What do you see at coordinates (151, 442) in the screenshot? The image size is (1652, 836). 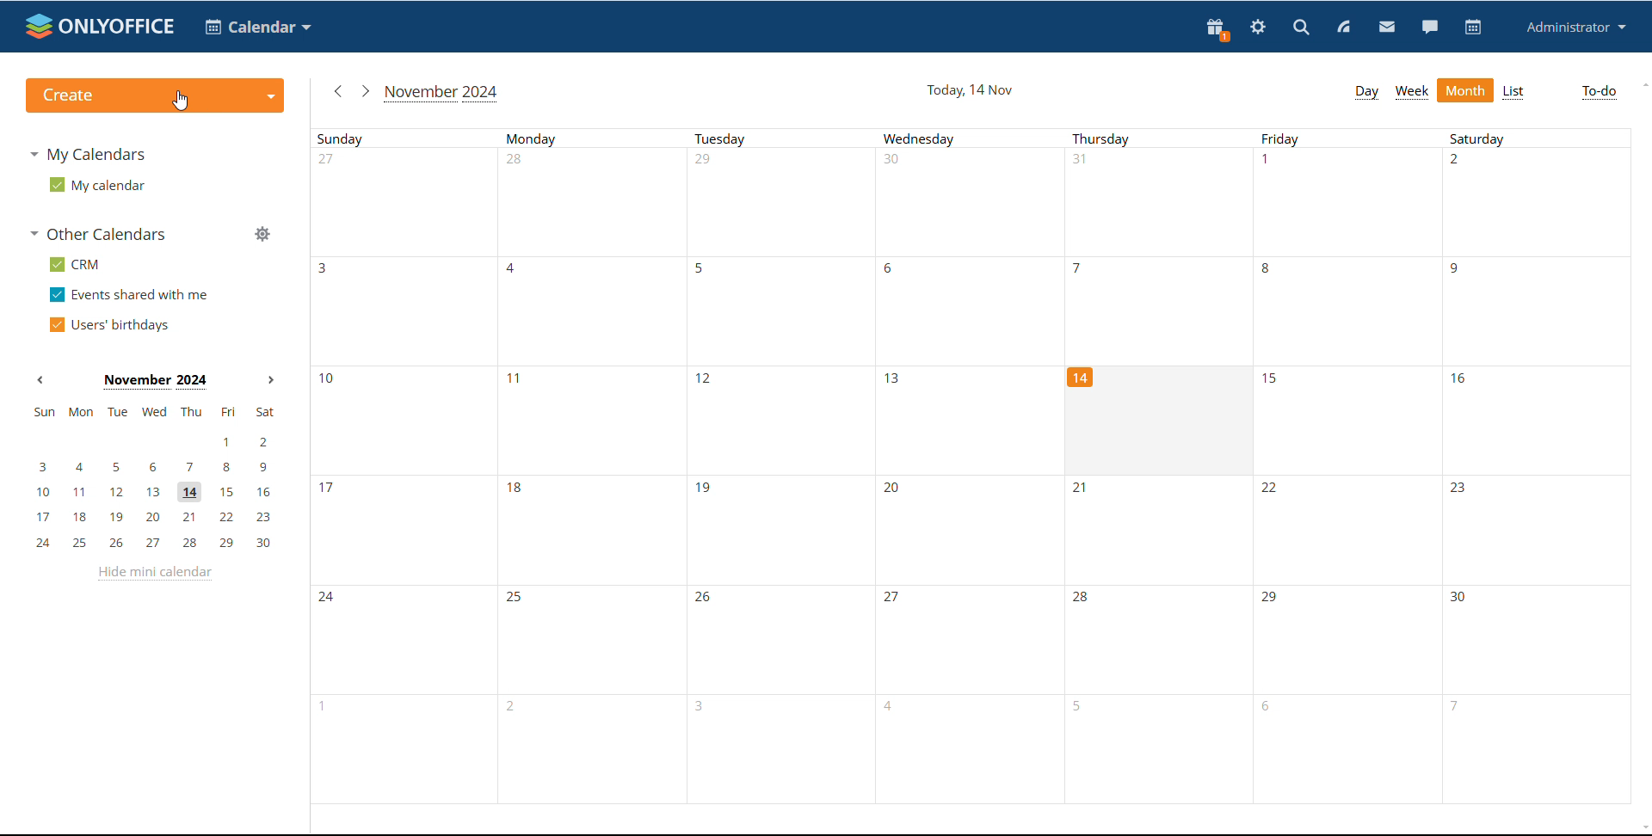 I see `1, 2` at bounding box center [151, 442].